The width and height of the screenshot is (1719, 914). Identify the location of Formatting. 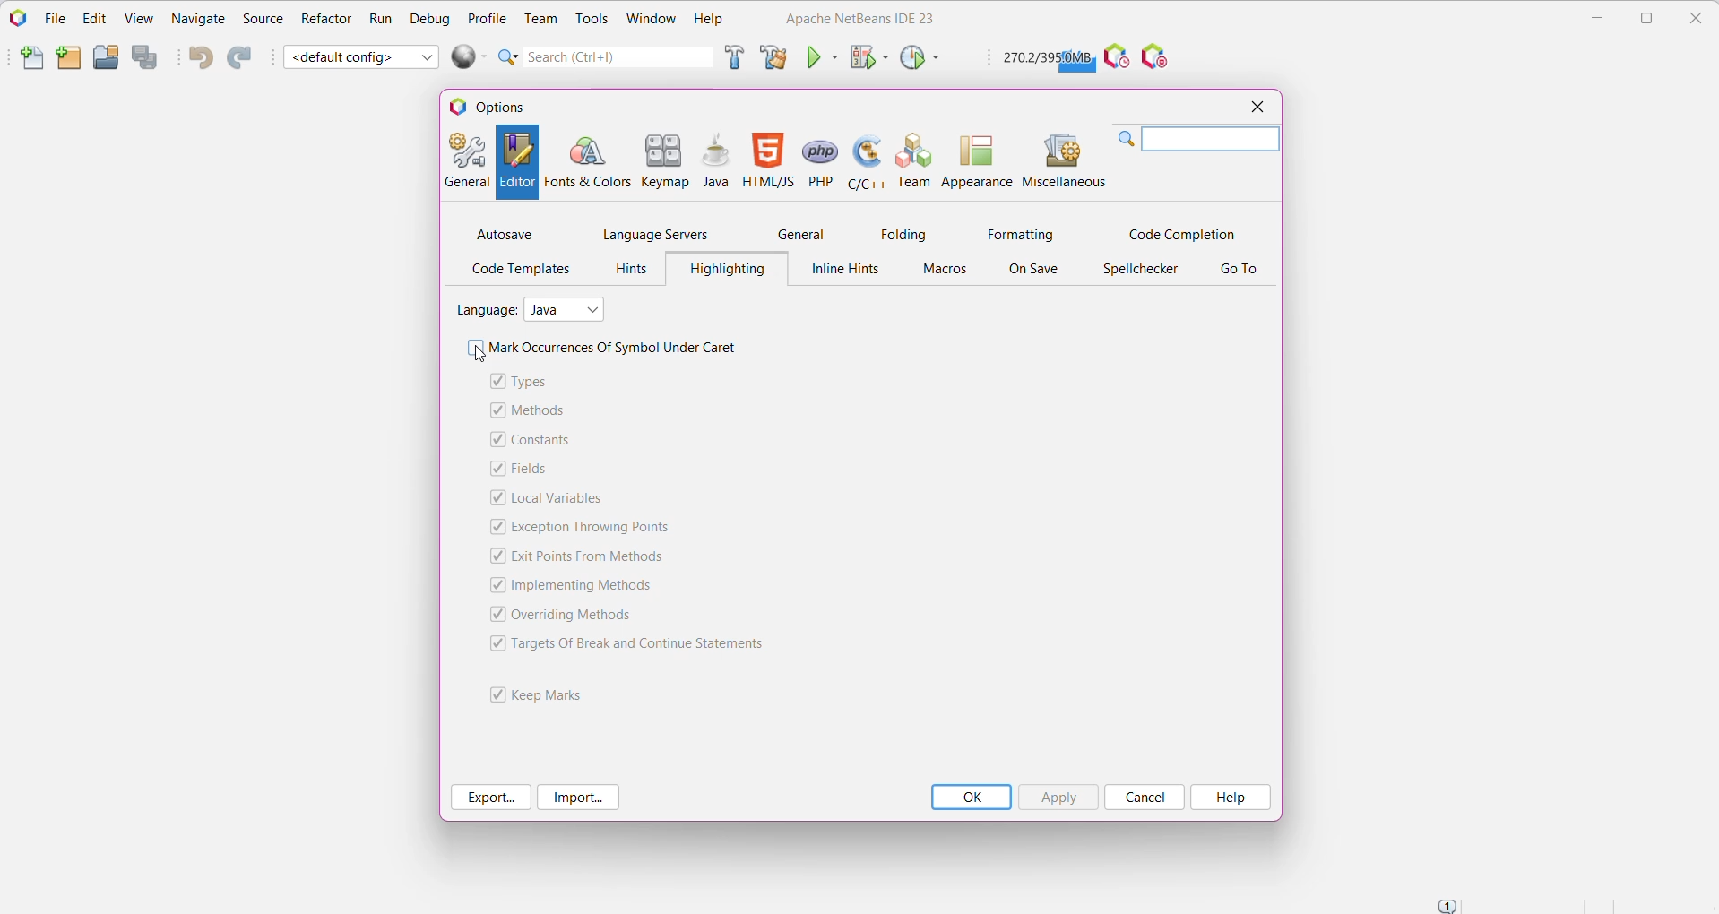
(1018, 233).